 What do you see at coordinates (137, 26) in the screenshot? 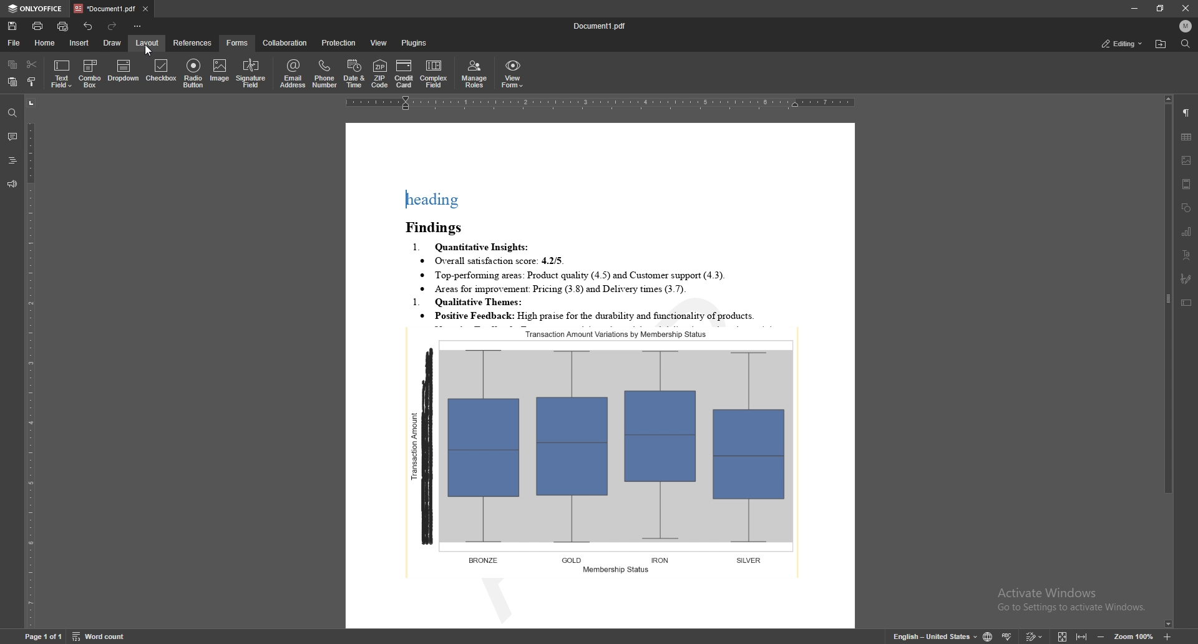
I see `customize toolbar` at bounding box center [137, 26].